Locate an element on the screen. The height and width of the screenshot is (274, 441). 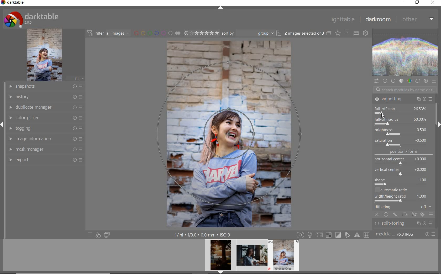
cursor position is located at coordinates (382, 115).